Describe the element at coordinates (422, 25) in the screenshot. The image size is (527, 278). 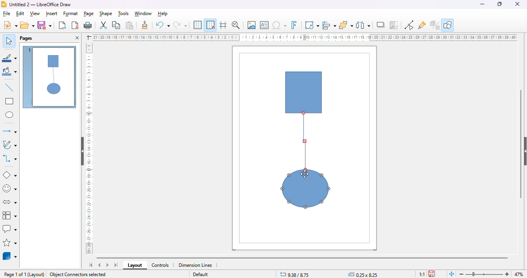
I see `show gluepoint functions` at that location.